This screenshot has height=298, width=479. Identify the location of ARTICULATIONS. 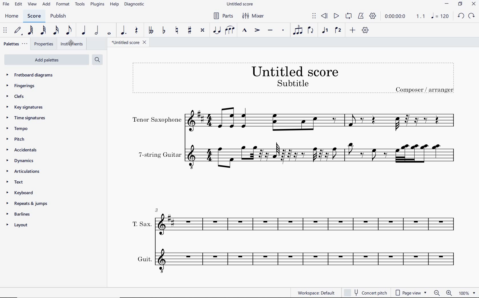
(22, 171).